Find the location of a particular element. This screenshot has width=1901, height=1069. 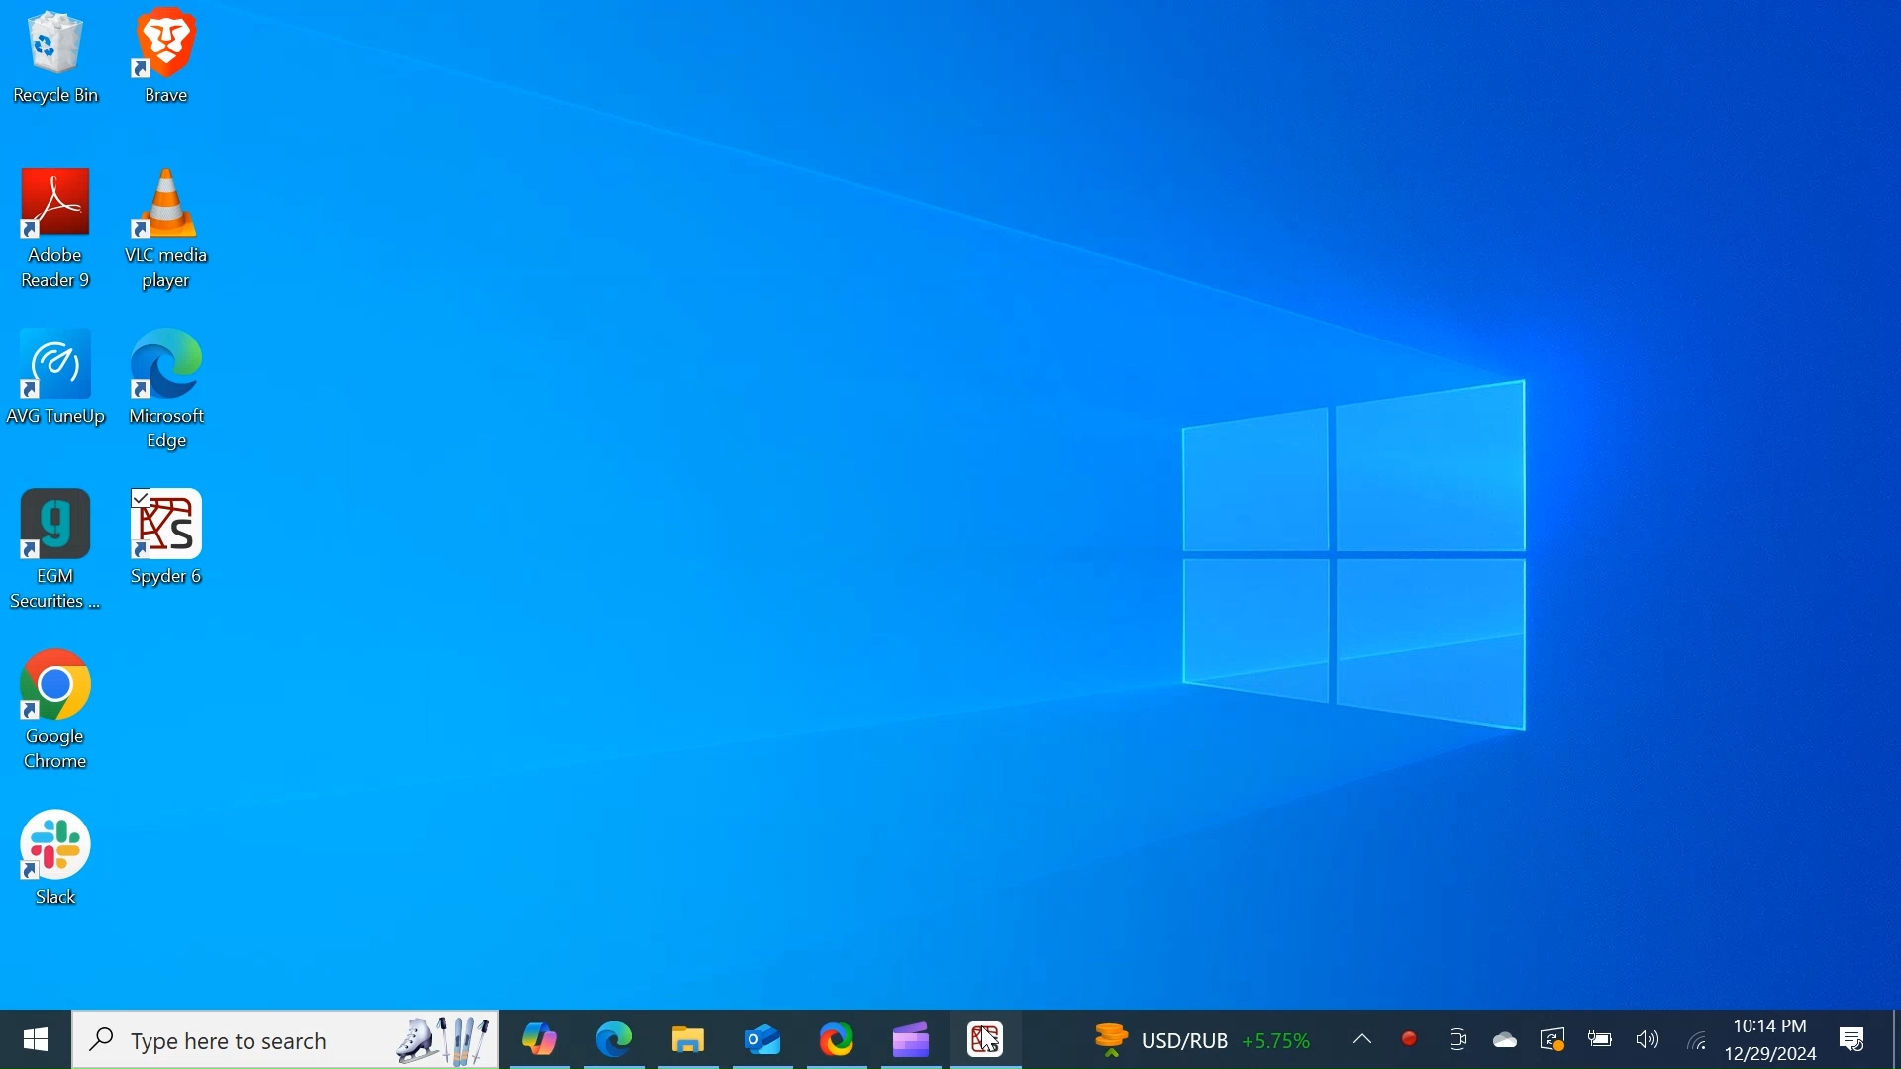

Outlook Desktop Icon is located at coordinates (763, 1037).